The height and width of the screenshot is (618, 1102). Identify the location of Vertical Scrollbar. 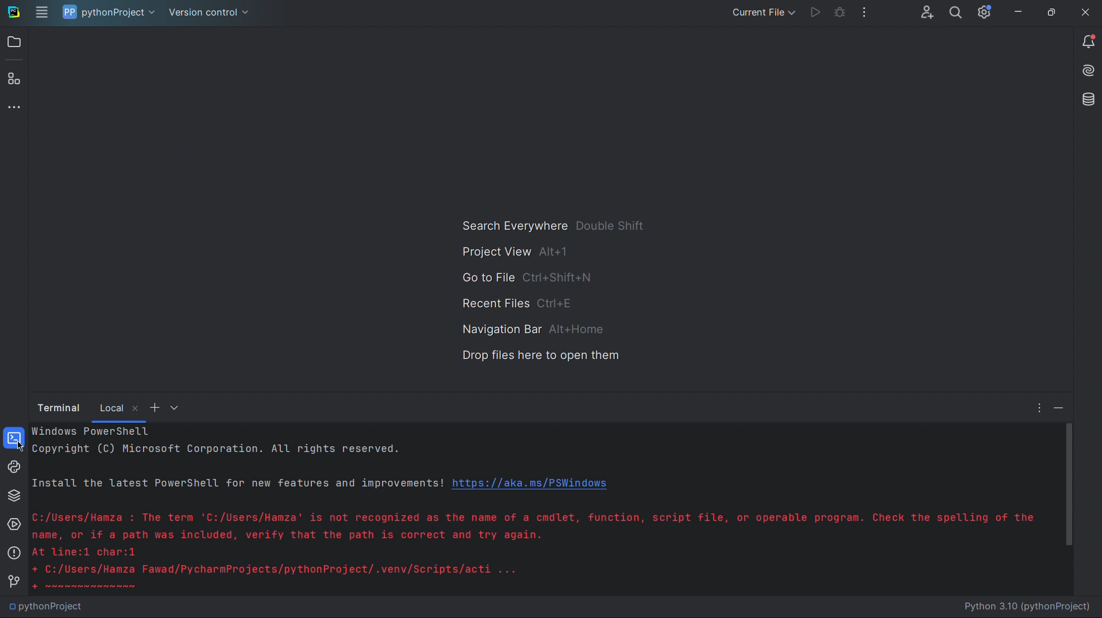
(1069, 487).